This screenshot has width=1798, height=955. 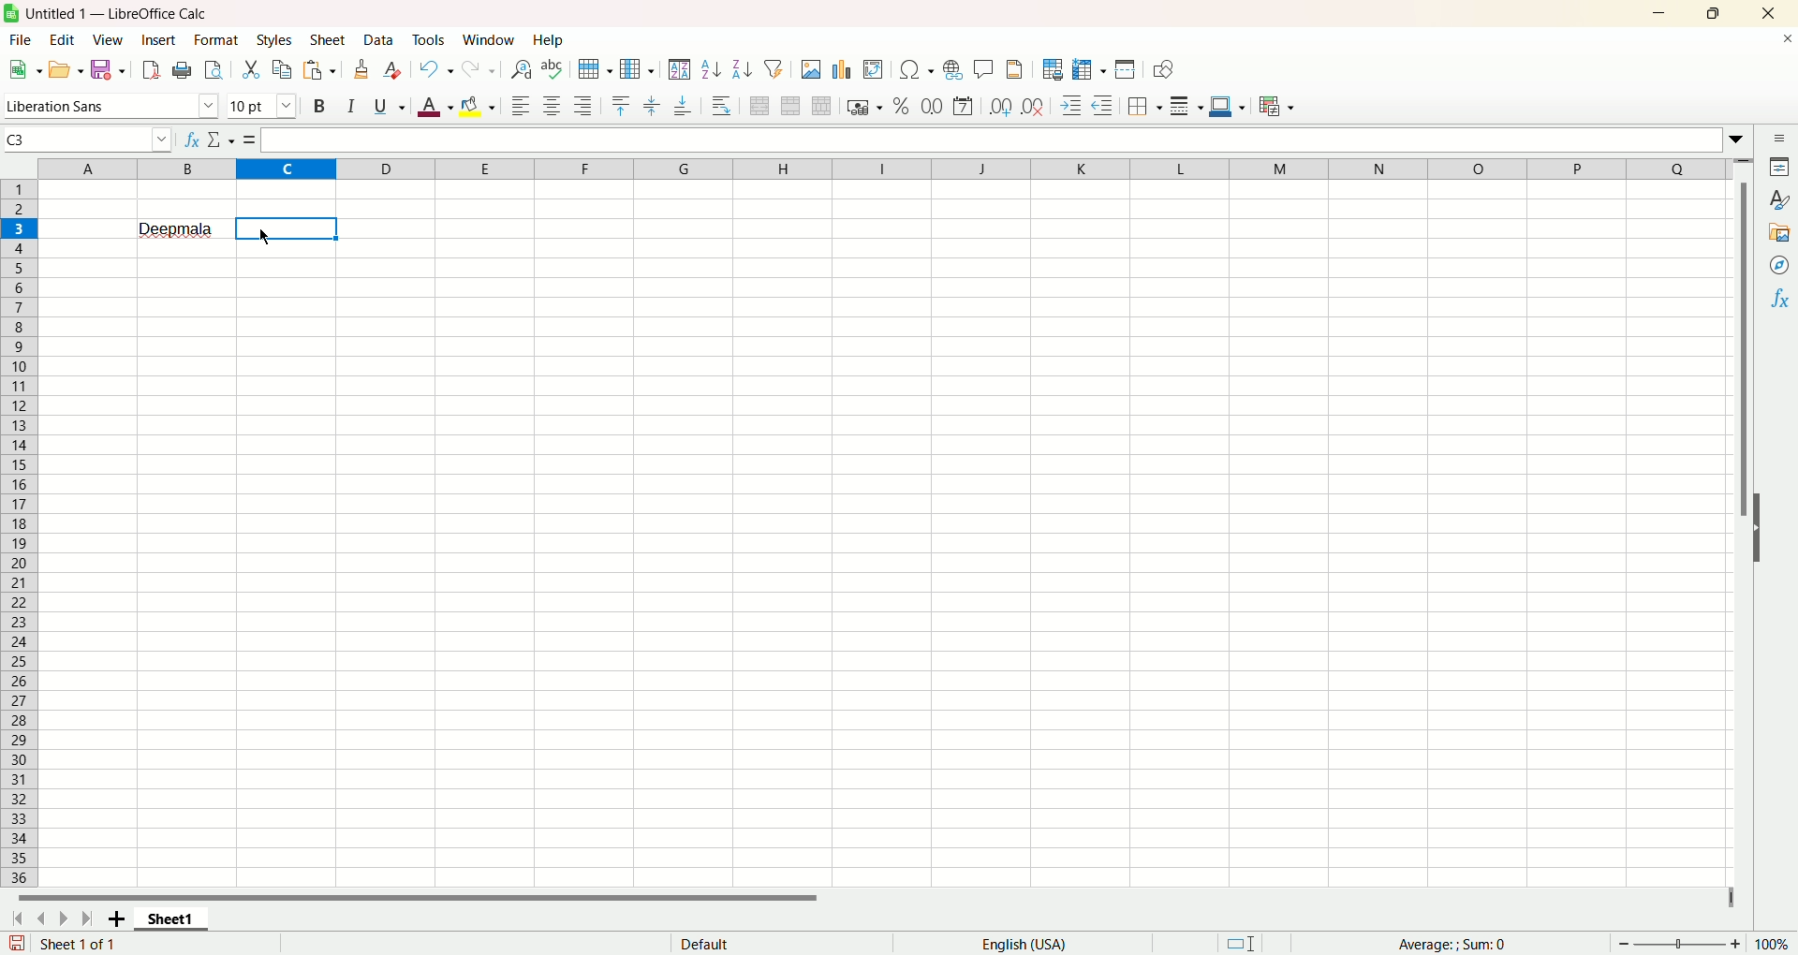 What do you see at coordinates (274, 40) in the screenshot?
I see `Styles` at bounding box center [274, 40].